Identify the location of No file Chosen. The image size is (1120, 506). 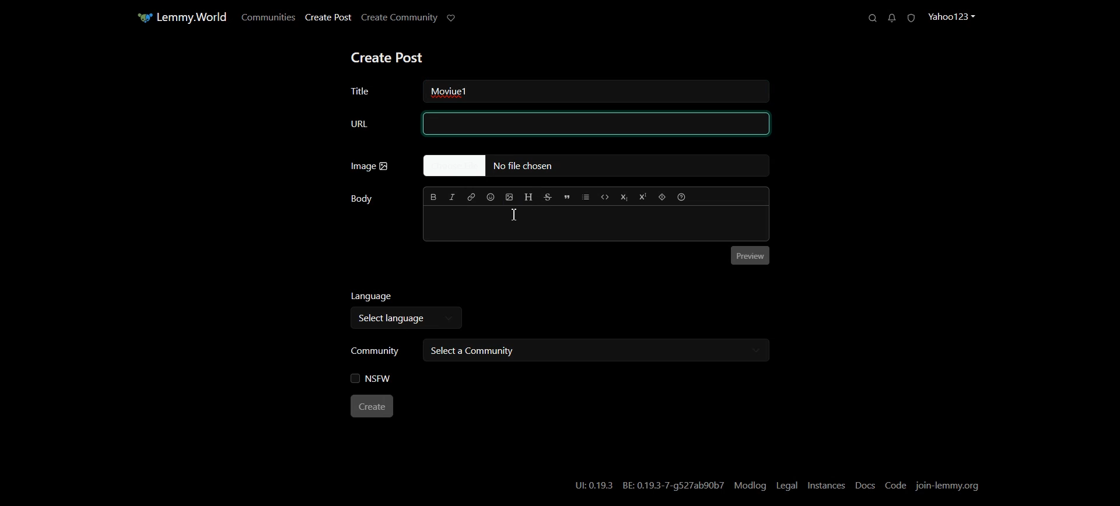
(595, 166).